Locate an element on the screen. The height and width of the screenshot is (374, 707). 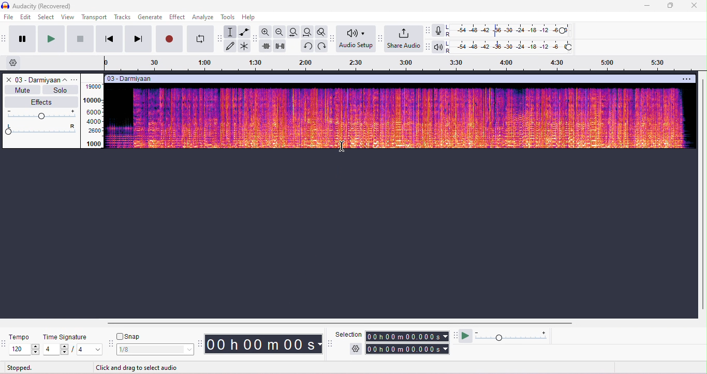
playback meter tool bar is located at coordinates (429, 47).